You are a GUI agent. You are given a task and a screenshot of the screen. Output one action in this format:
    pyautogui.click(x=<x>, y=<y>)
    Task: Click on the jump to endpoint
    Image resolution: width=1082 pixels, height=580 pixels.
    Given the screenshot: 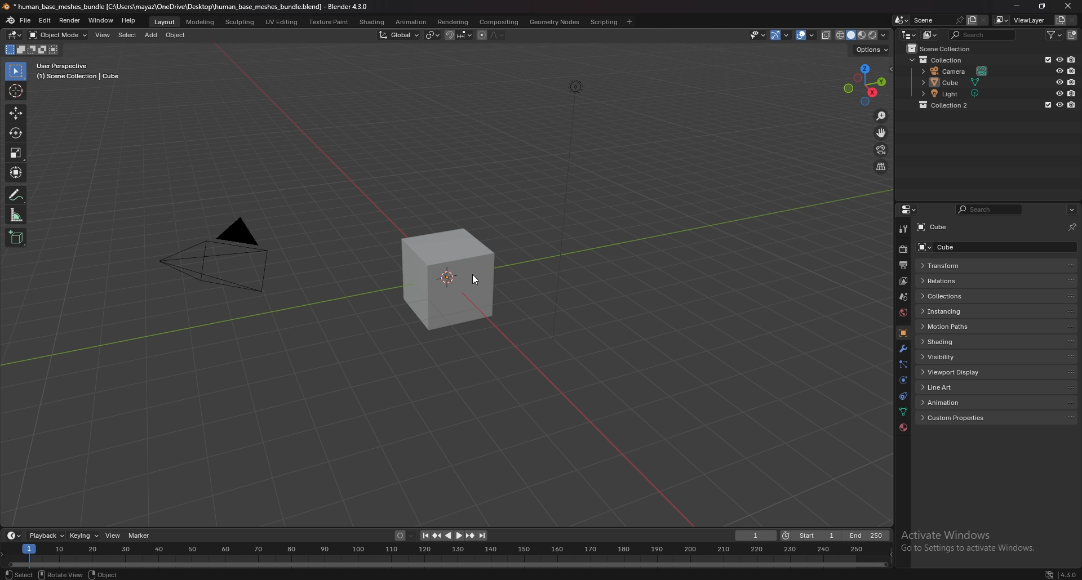 What is the action you would take?
    pyautogui.click(x=424, y=536)
    